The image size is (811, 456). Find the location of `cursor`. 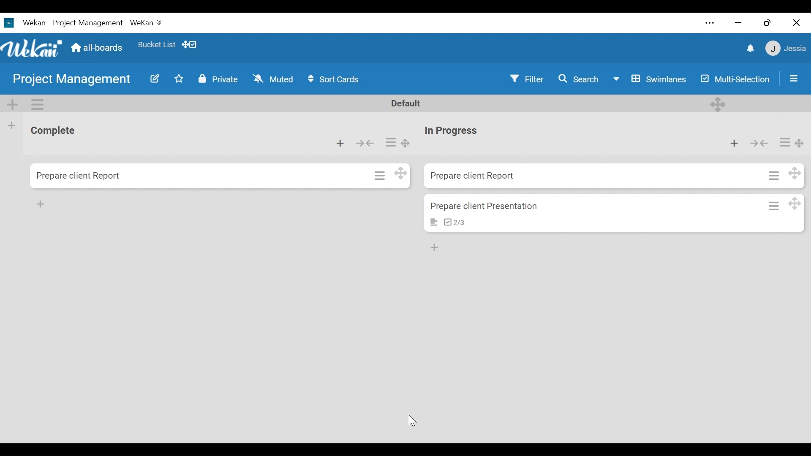

cursor is located at coordinates (414, 419).